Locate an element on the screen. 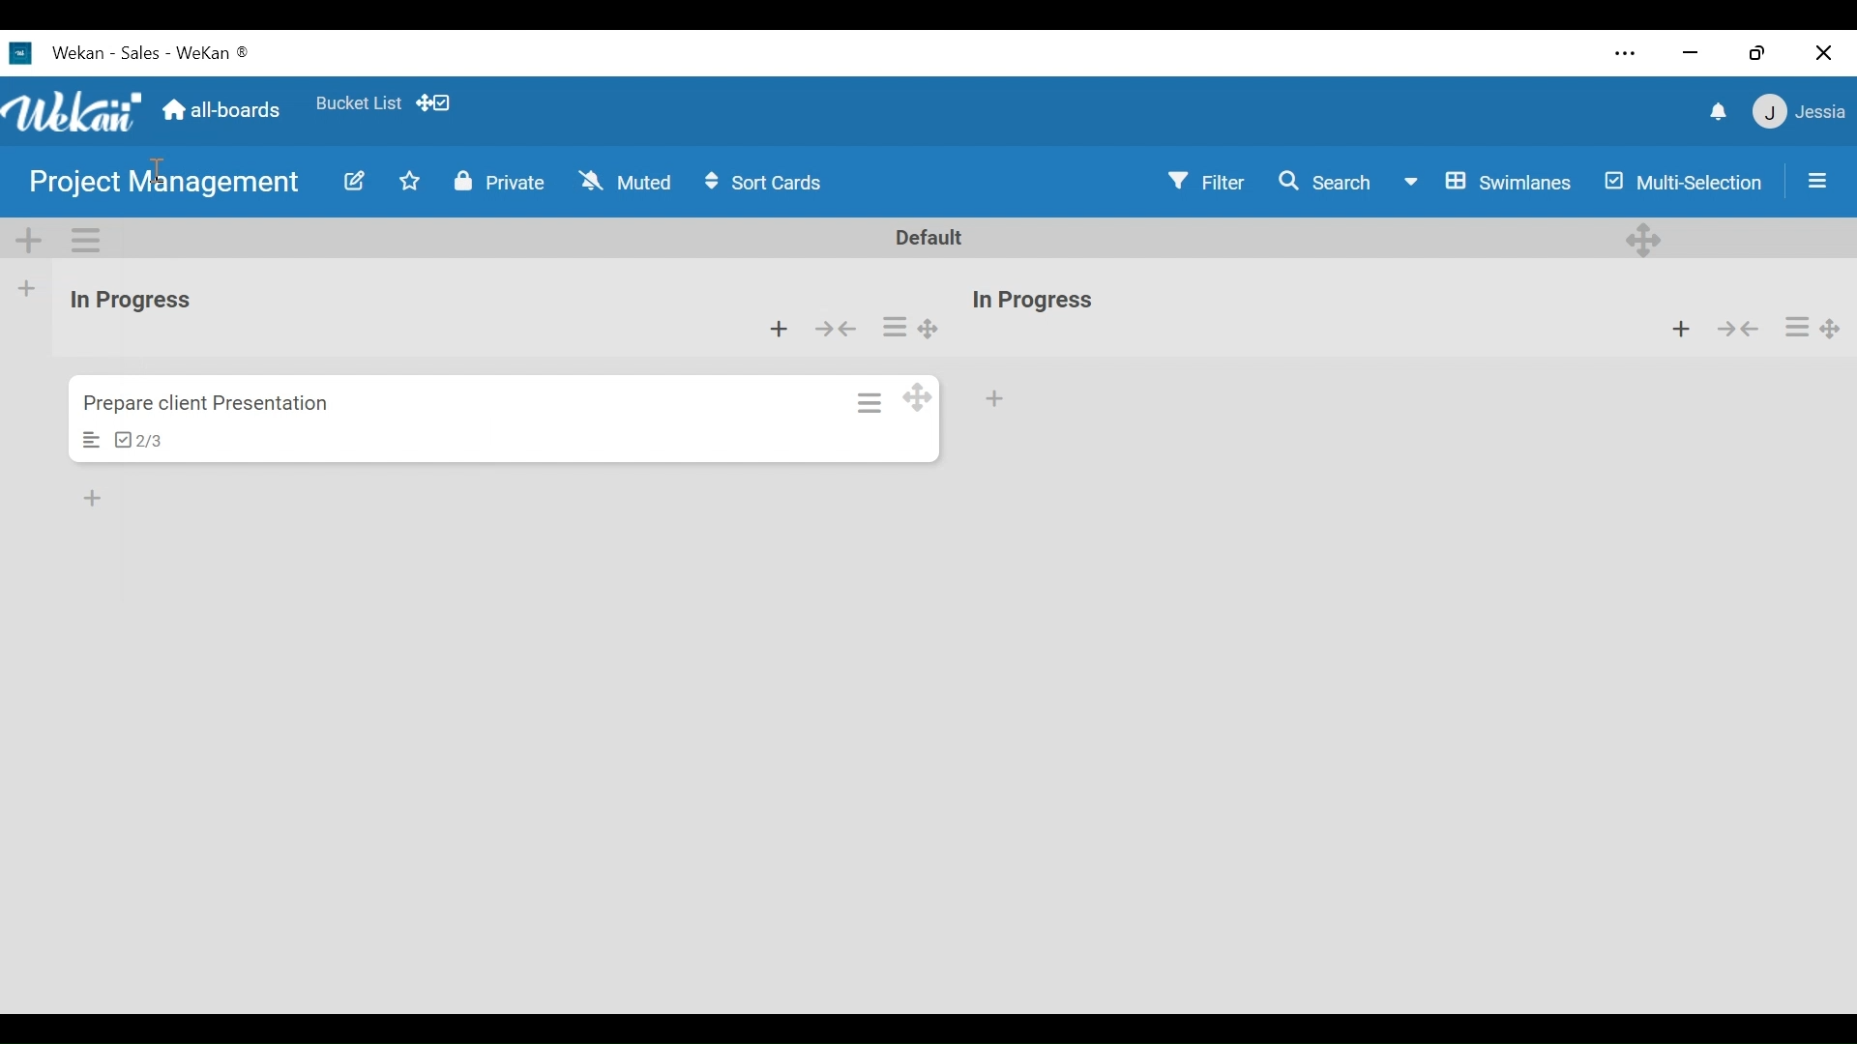  Go Home view (all boards) is located at coordinates (224, 107).